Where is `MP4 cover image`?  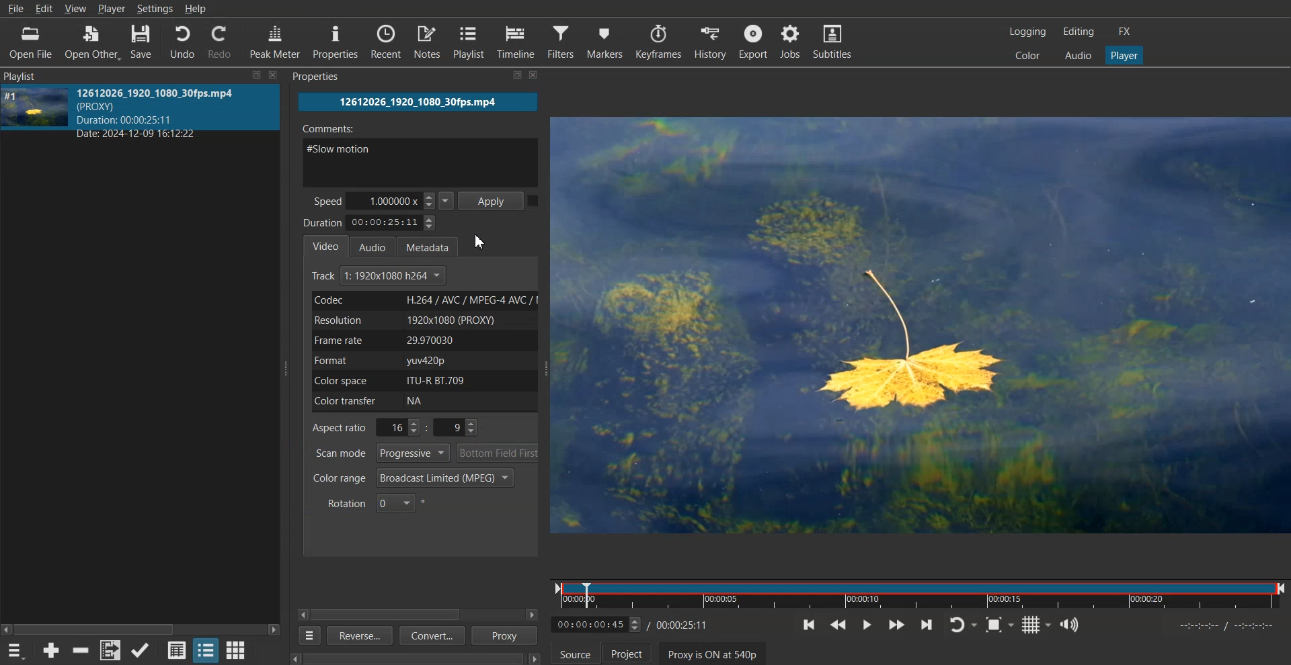 MP4 cover image is located at coordinates (36, 112).